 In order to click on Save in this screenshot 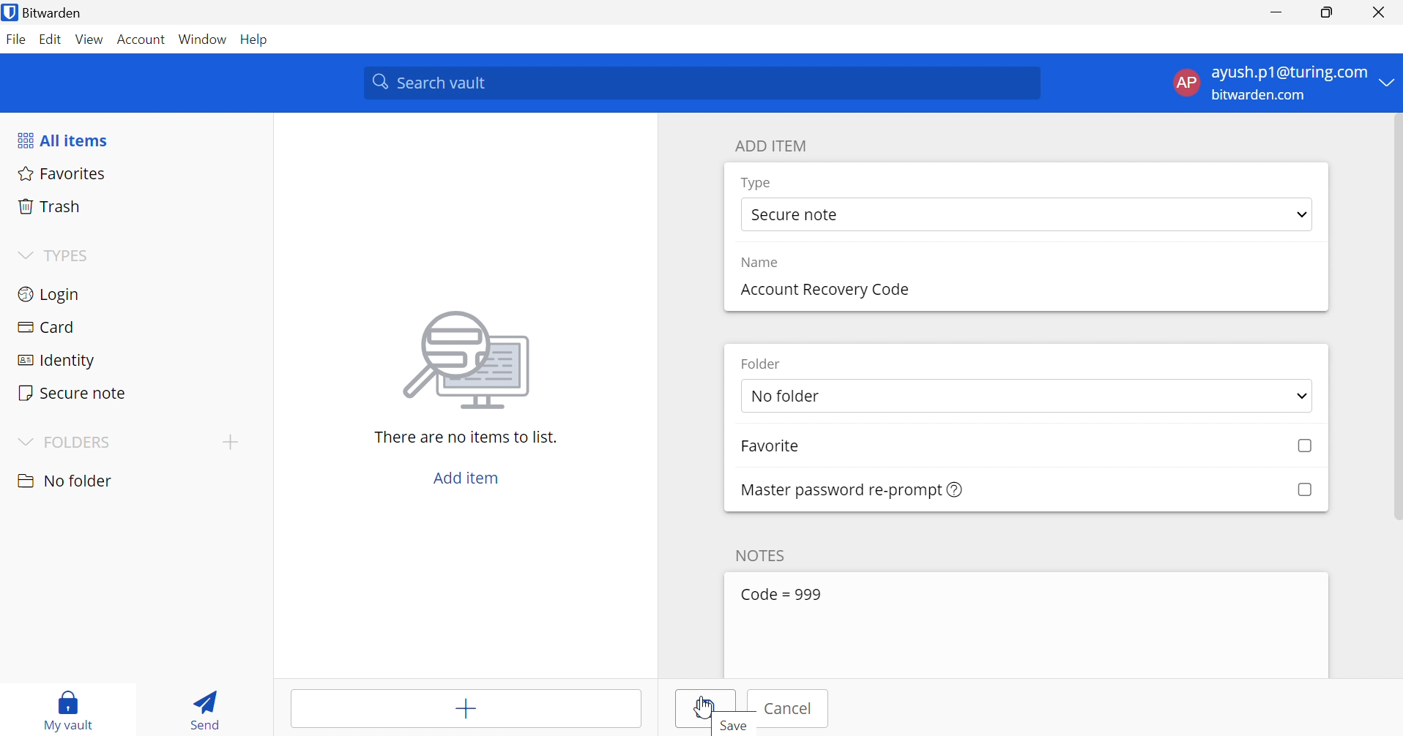, I will do `click(710, 710)`.